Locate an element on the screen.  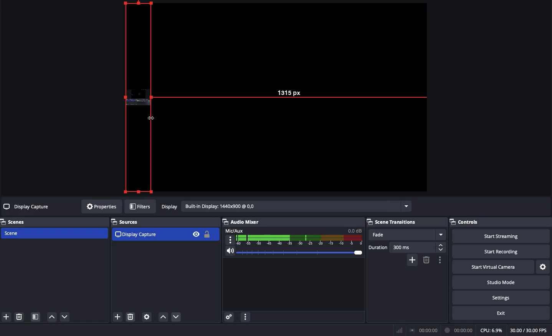
Display capture is located at coordinates (137, 234).